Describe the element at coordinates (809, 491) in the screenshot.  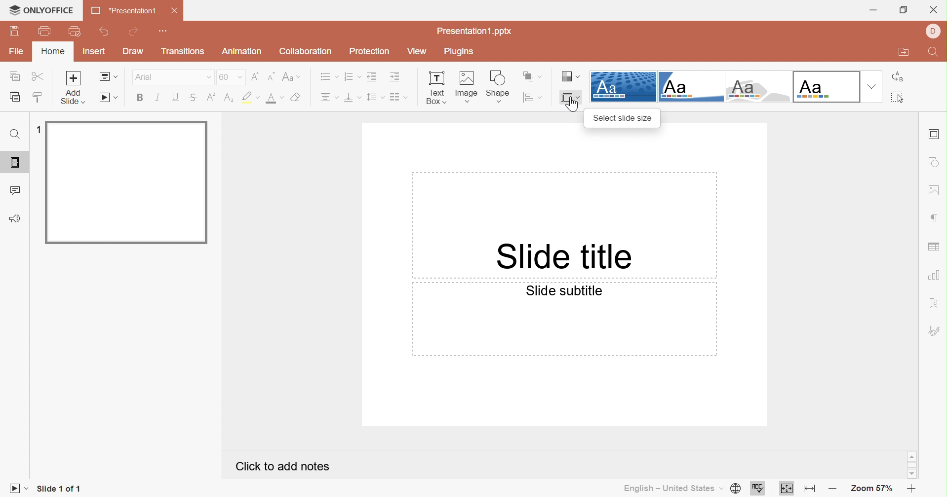
I see `Fit to width` at that location.